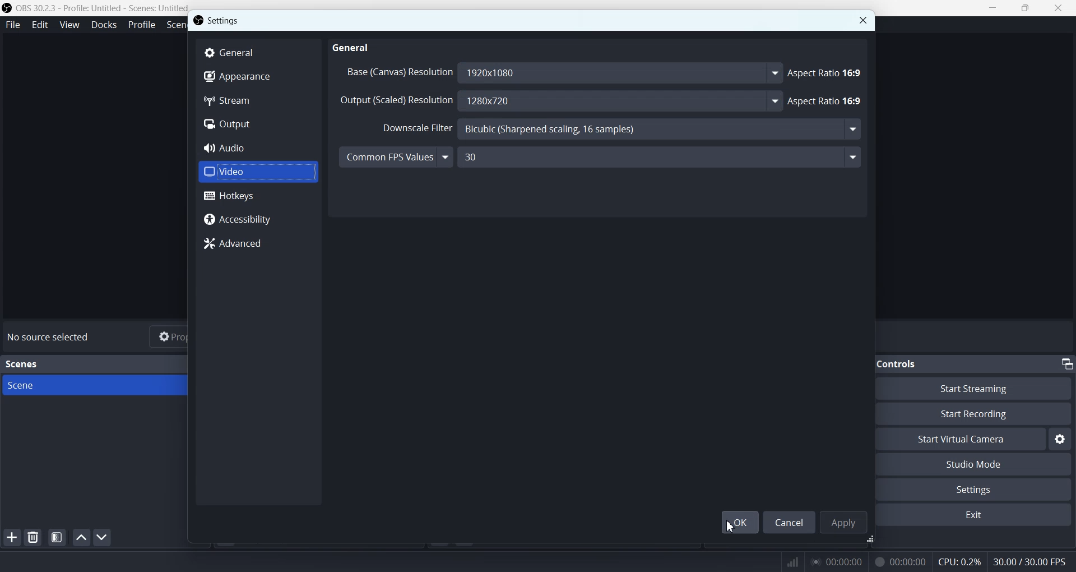 This screenshot has height=572, width=1076. I want to click on Minimize, so click(1067, 363).